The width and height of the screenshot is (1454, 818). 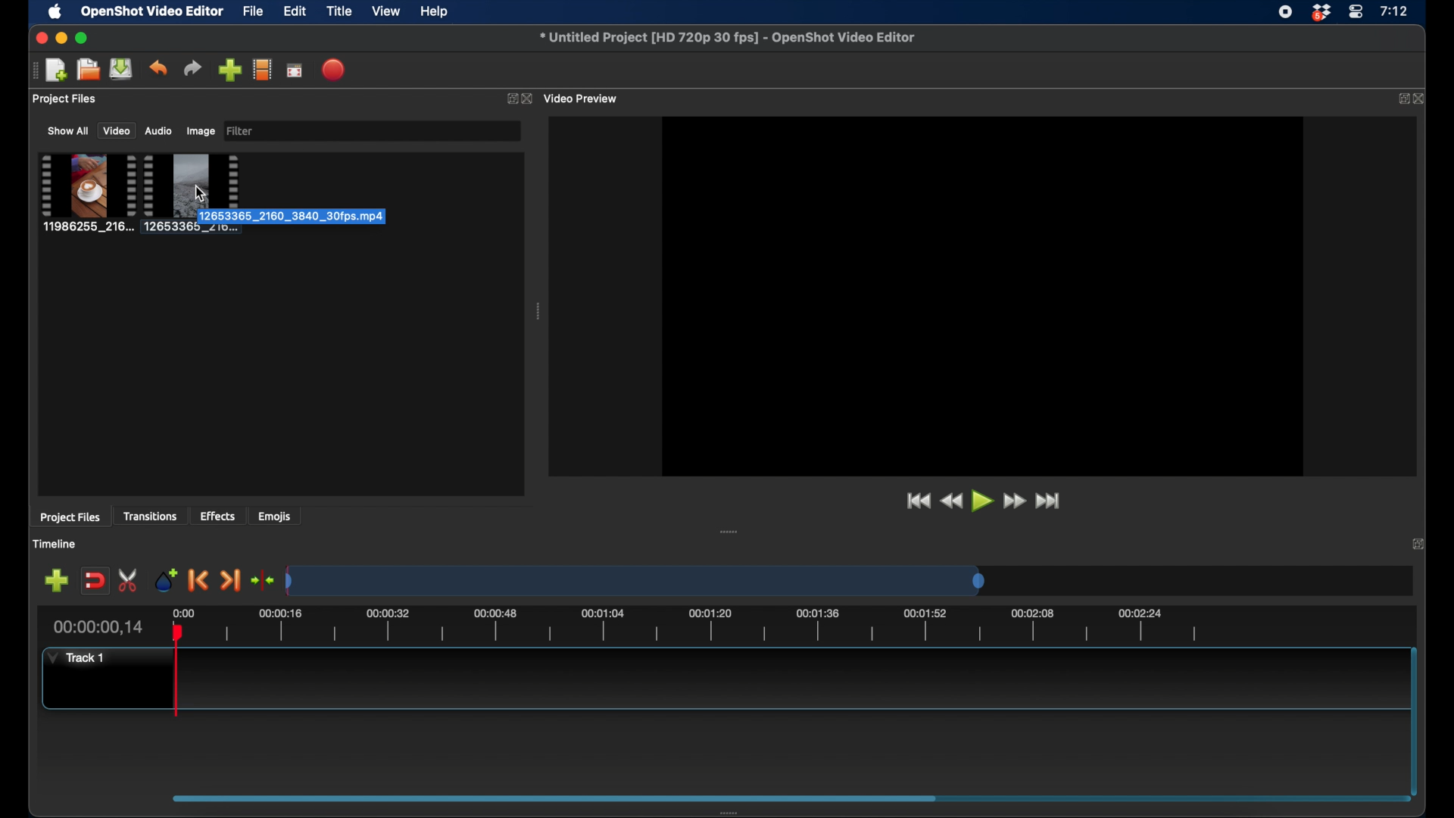 What do you see at coordinates (585, 98) in the screenshot?
I see `video preview` at bounding box center [585, 98].